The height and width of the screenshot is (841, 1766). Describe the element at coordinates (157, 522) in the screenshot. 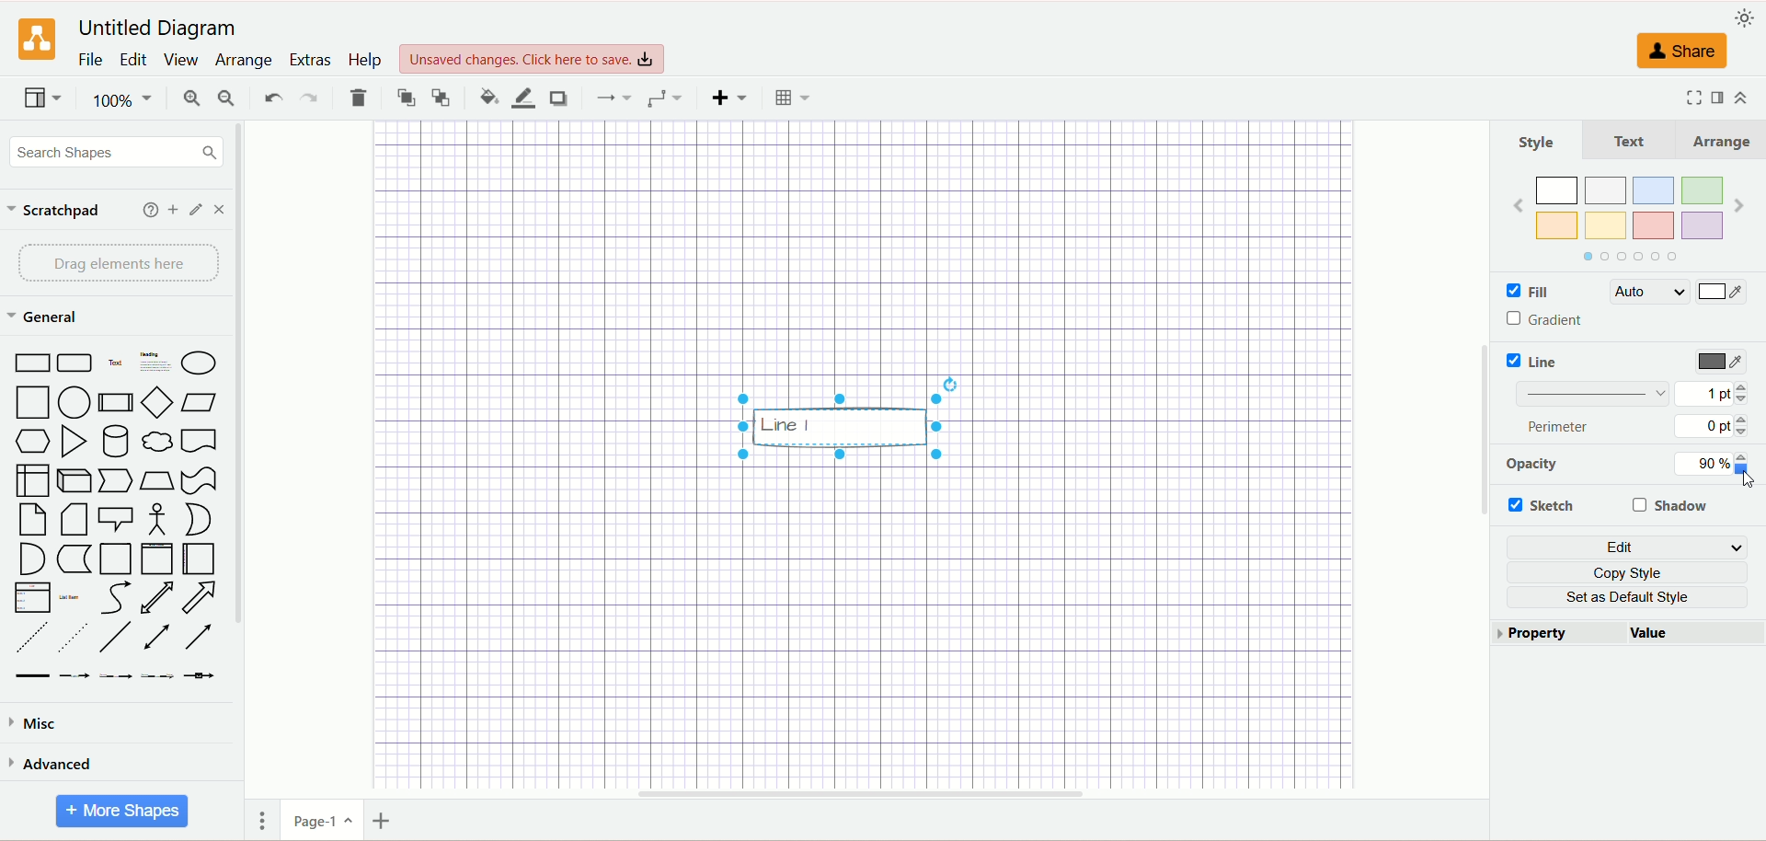

I see `Actor` at that location.